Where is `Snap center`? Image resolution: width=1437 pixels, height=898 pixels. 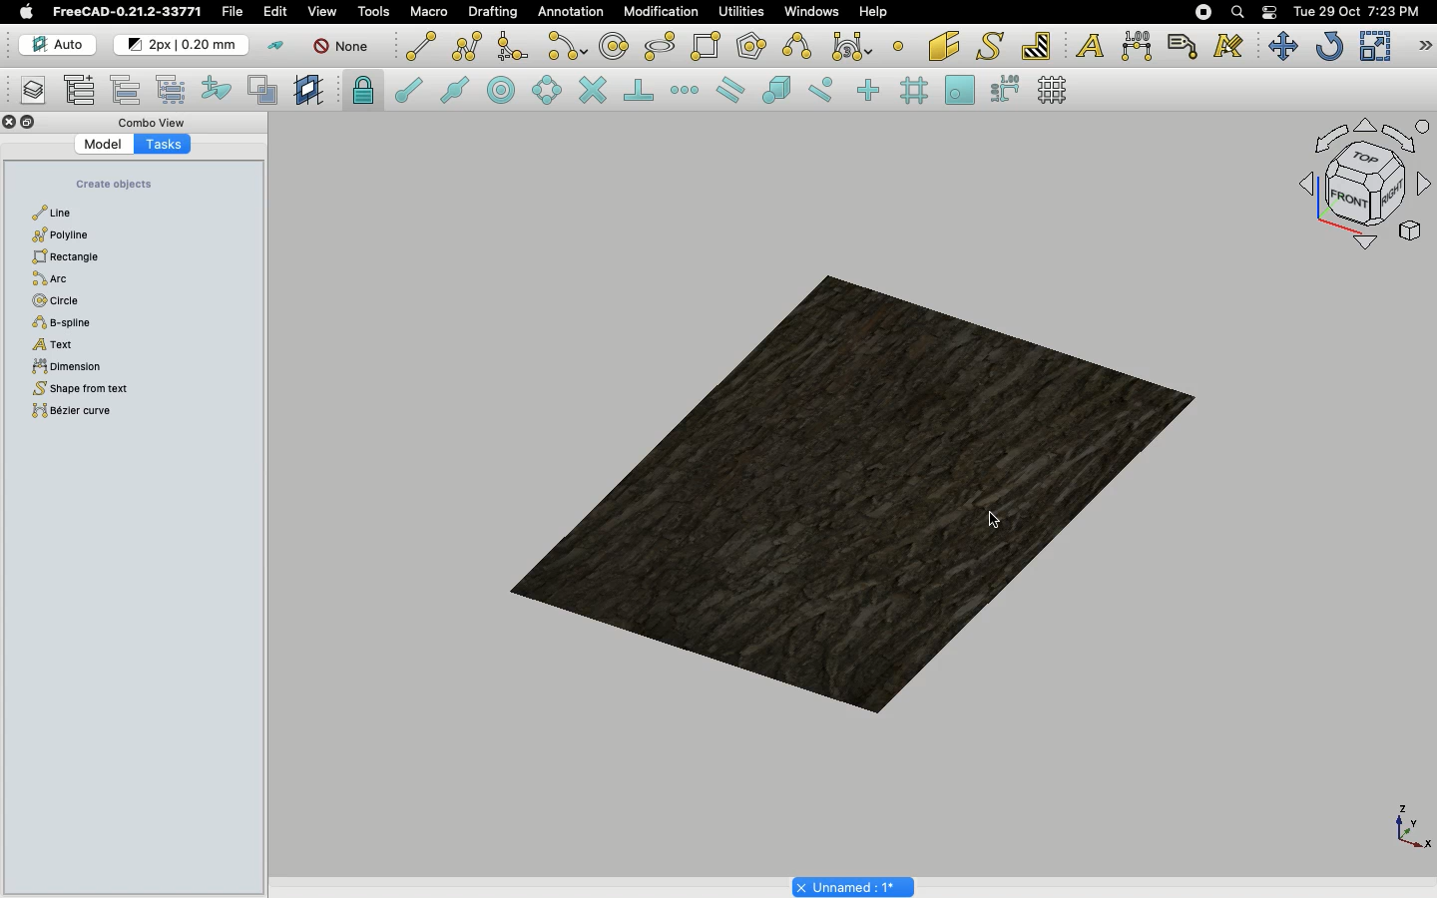 Snap center is located at coordinates (499, 91).